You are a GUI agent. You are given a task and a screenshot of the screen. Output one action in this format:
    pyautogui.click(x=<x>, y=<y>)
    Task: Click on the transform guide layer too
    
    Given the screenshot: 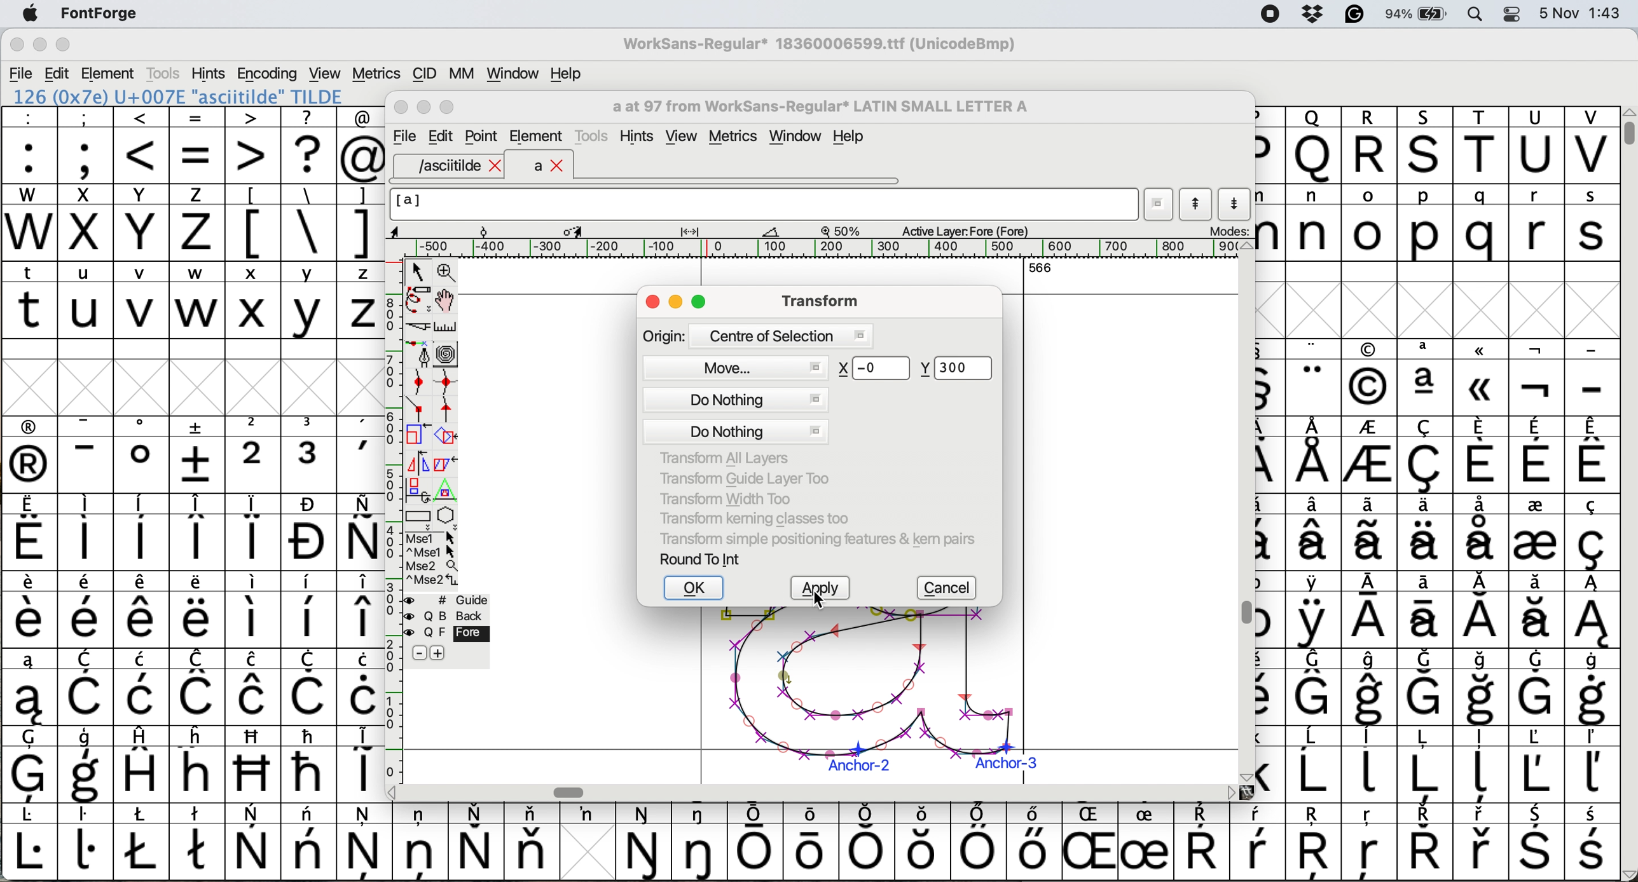 What is the action you would take?
    pyautogui.click(x=740, y=477)
    